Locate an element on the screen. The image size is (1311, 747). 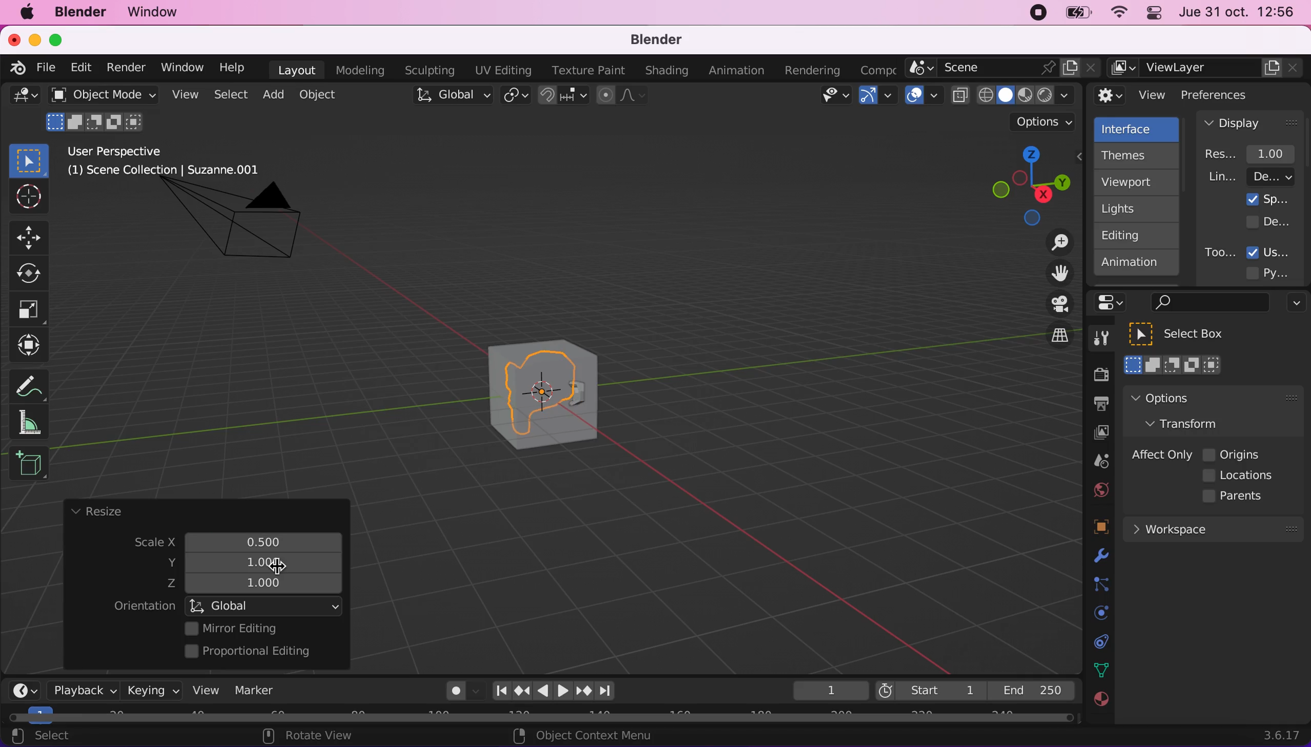
locations is located at coordinates (1241, 476).